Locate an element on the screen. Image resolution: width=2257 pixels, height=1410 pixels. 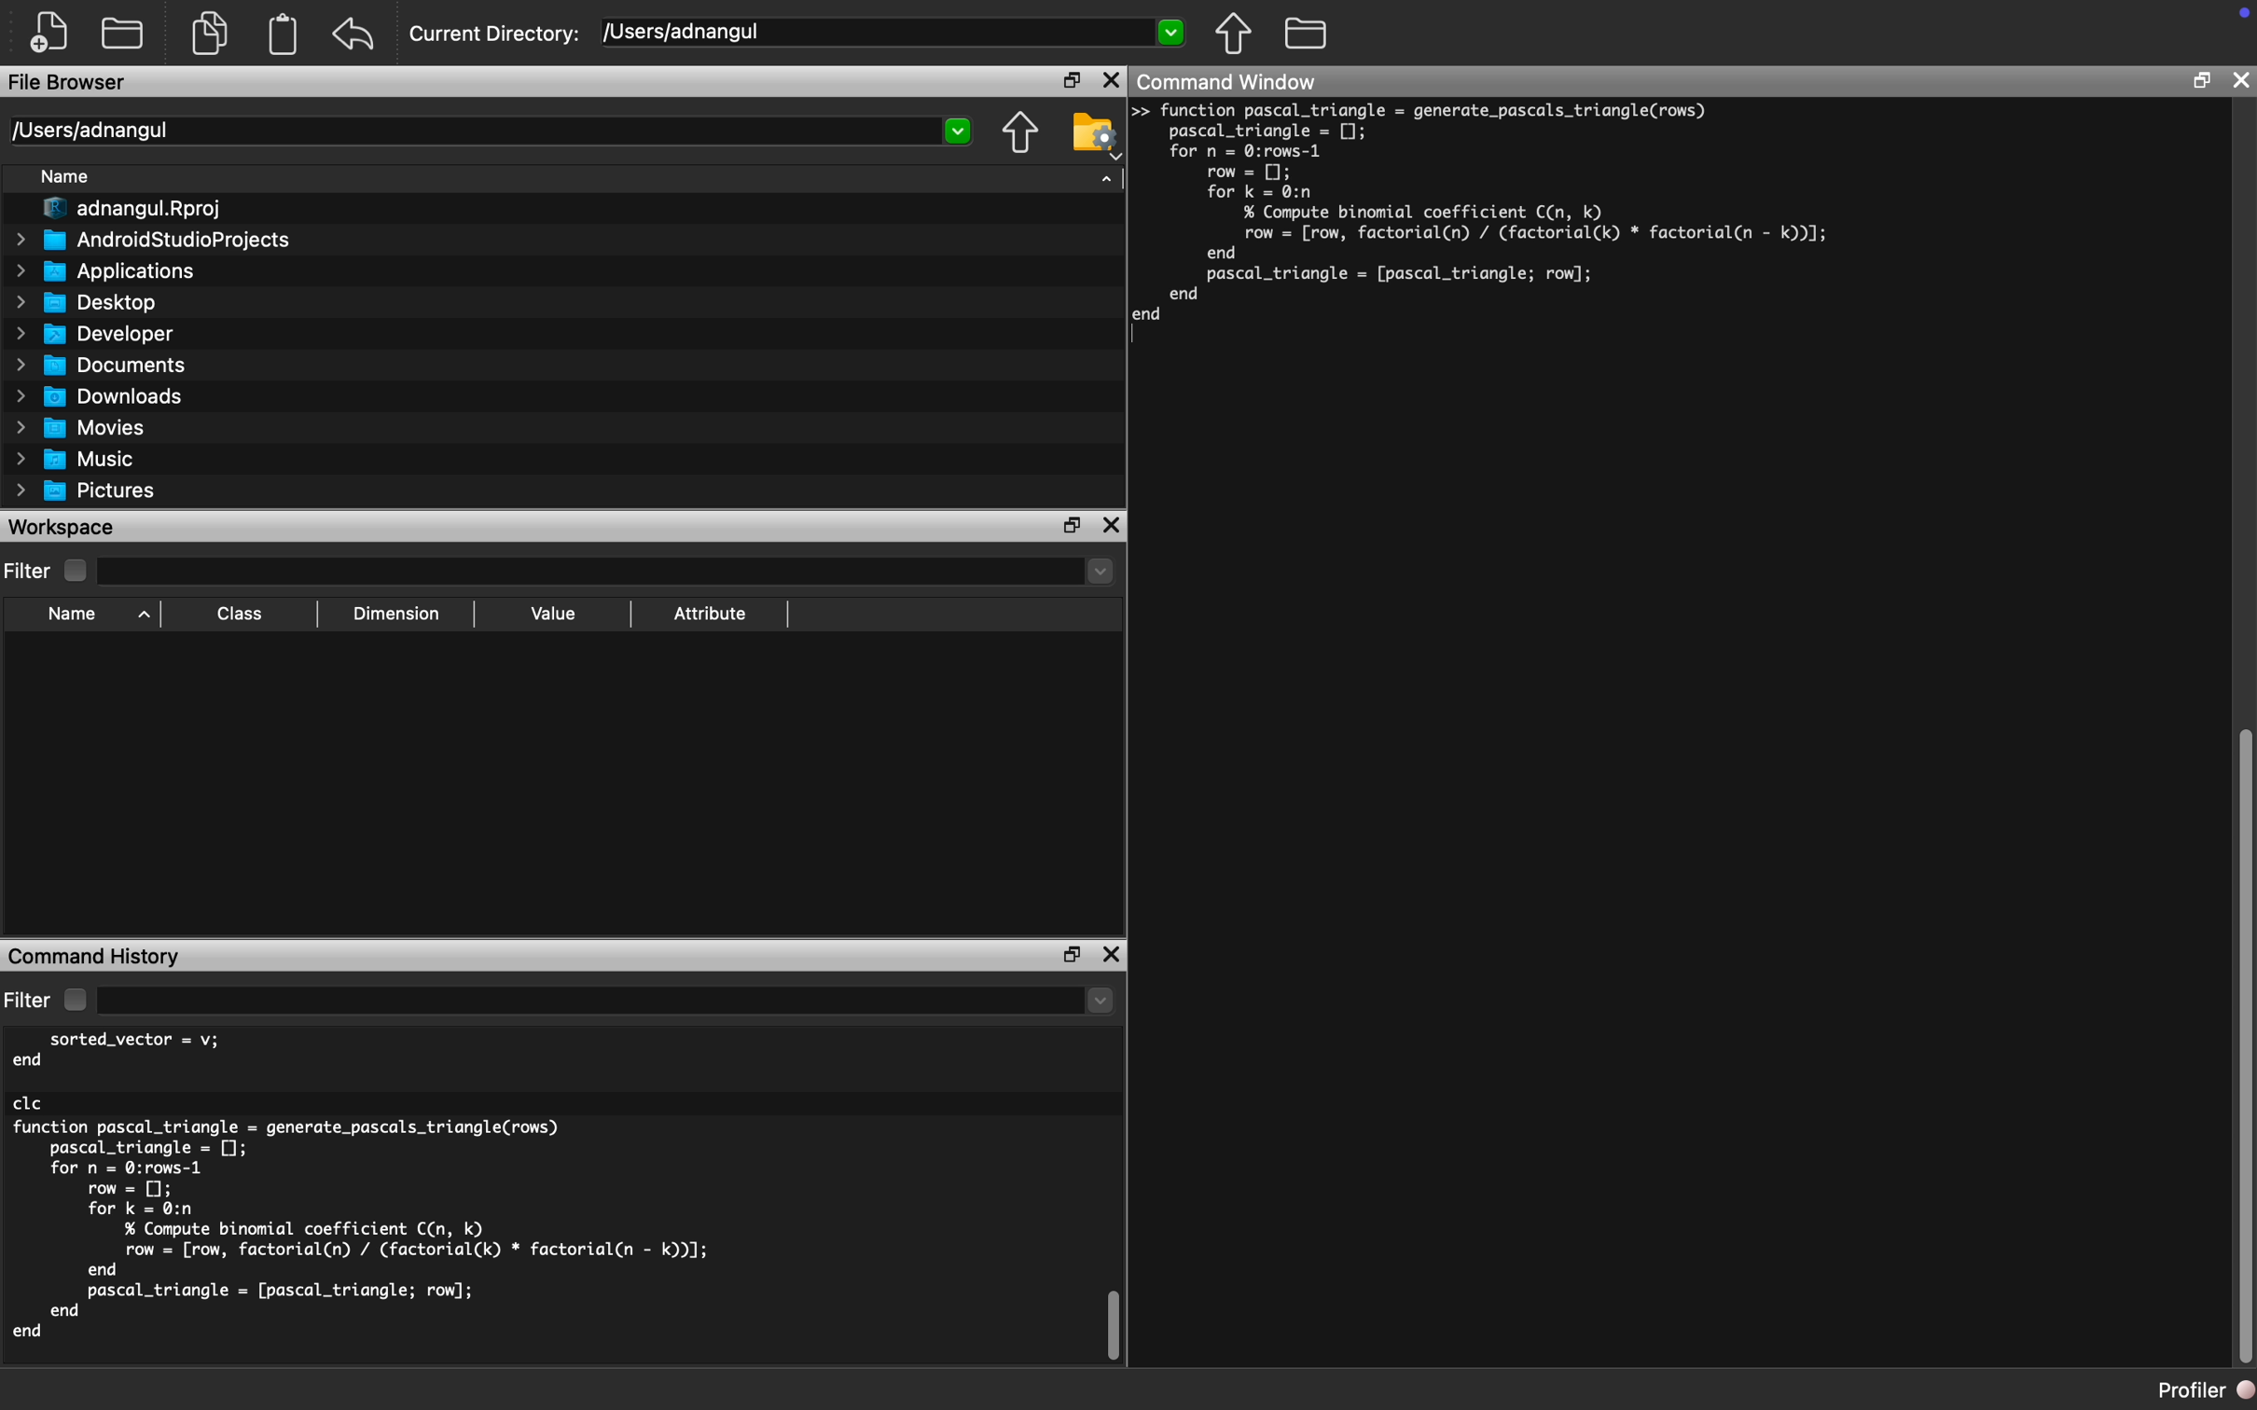
Restore Down is located at coordinates (1072, 956).